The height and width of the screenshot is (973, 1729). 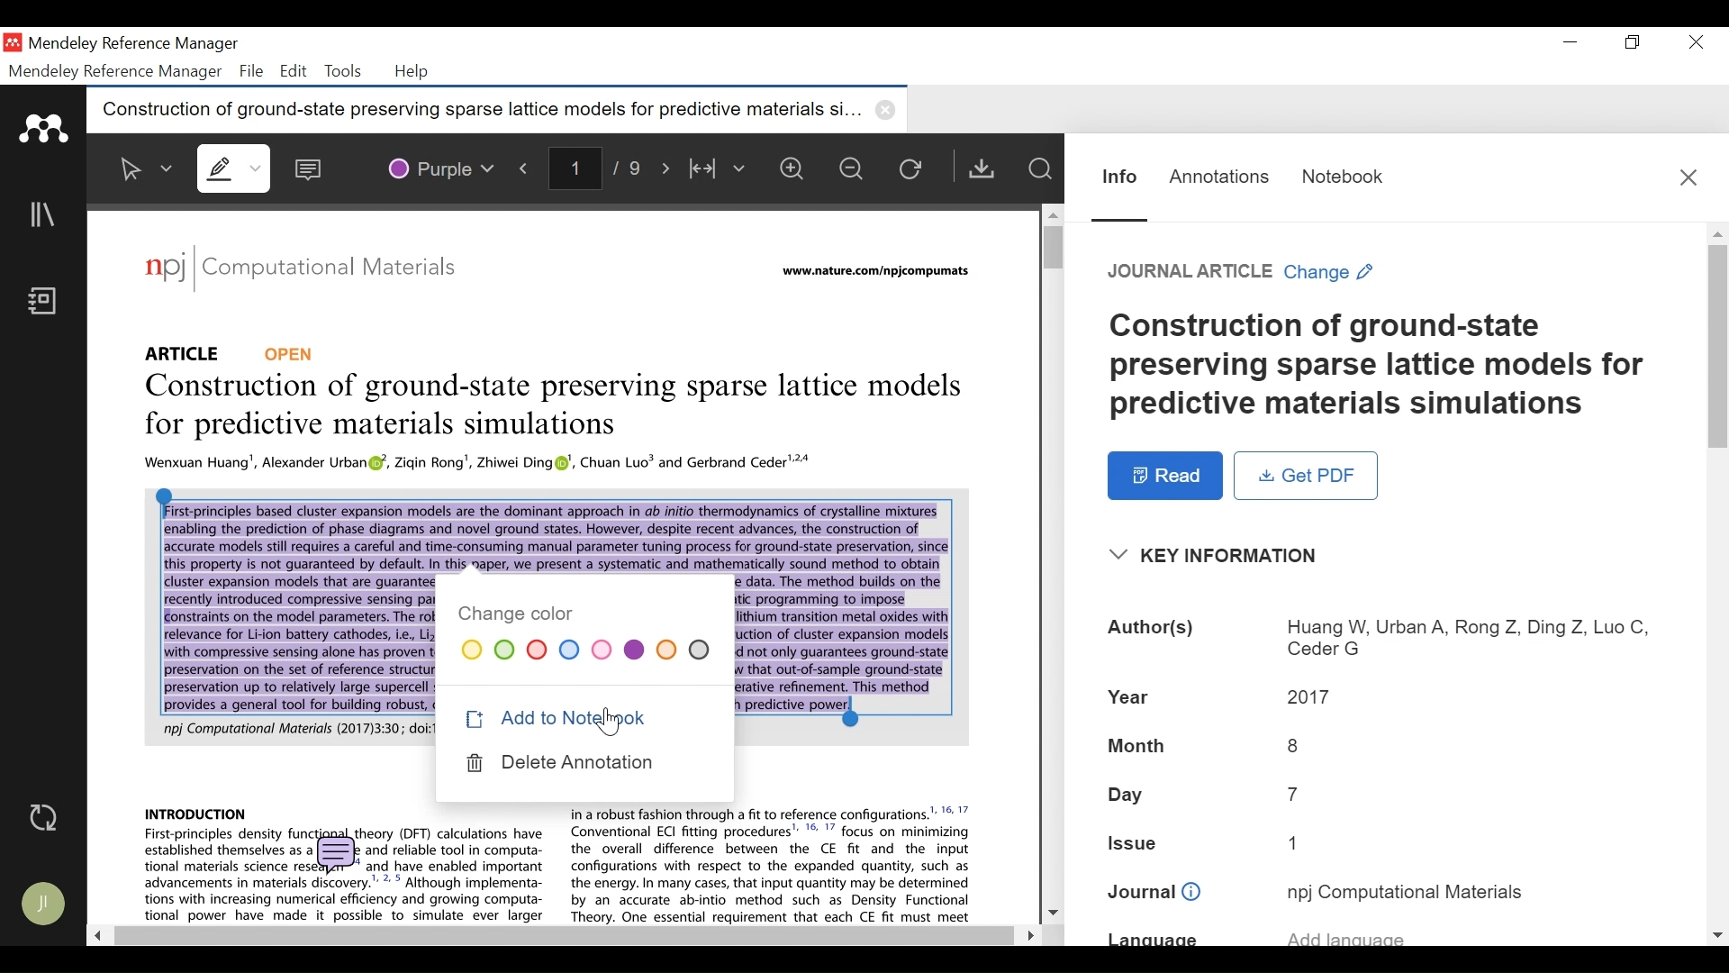 What do you see at coordinates (1717, 233) in the screenshot?
I see `Scroll up` at bounding box center [1717, 233].